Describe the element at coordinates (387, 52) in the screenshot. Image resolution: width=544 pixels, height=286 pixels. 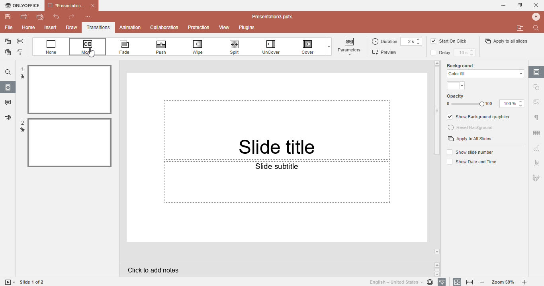
I see `Preview` at that location.